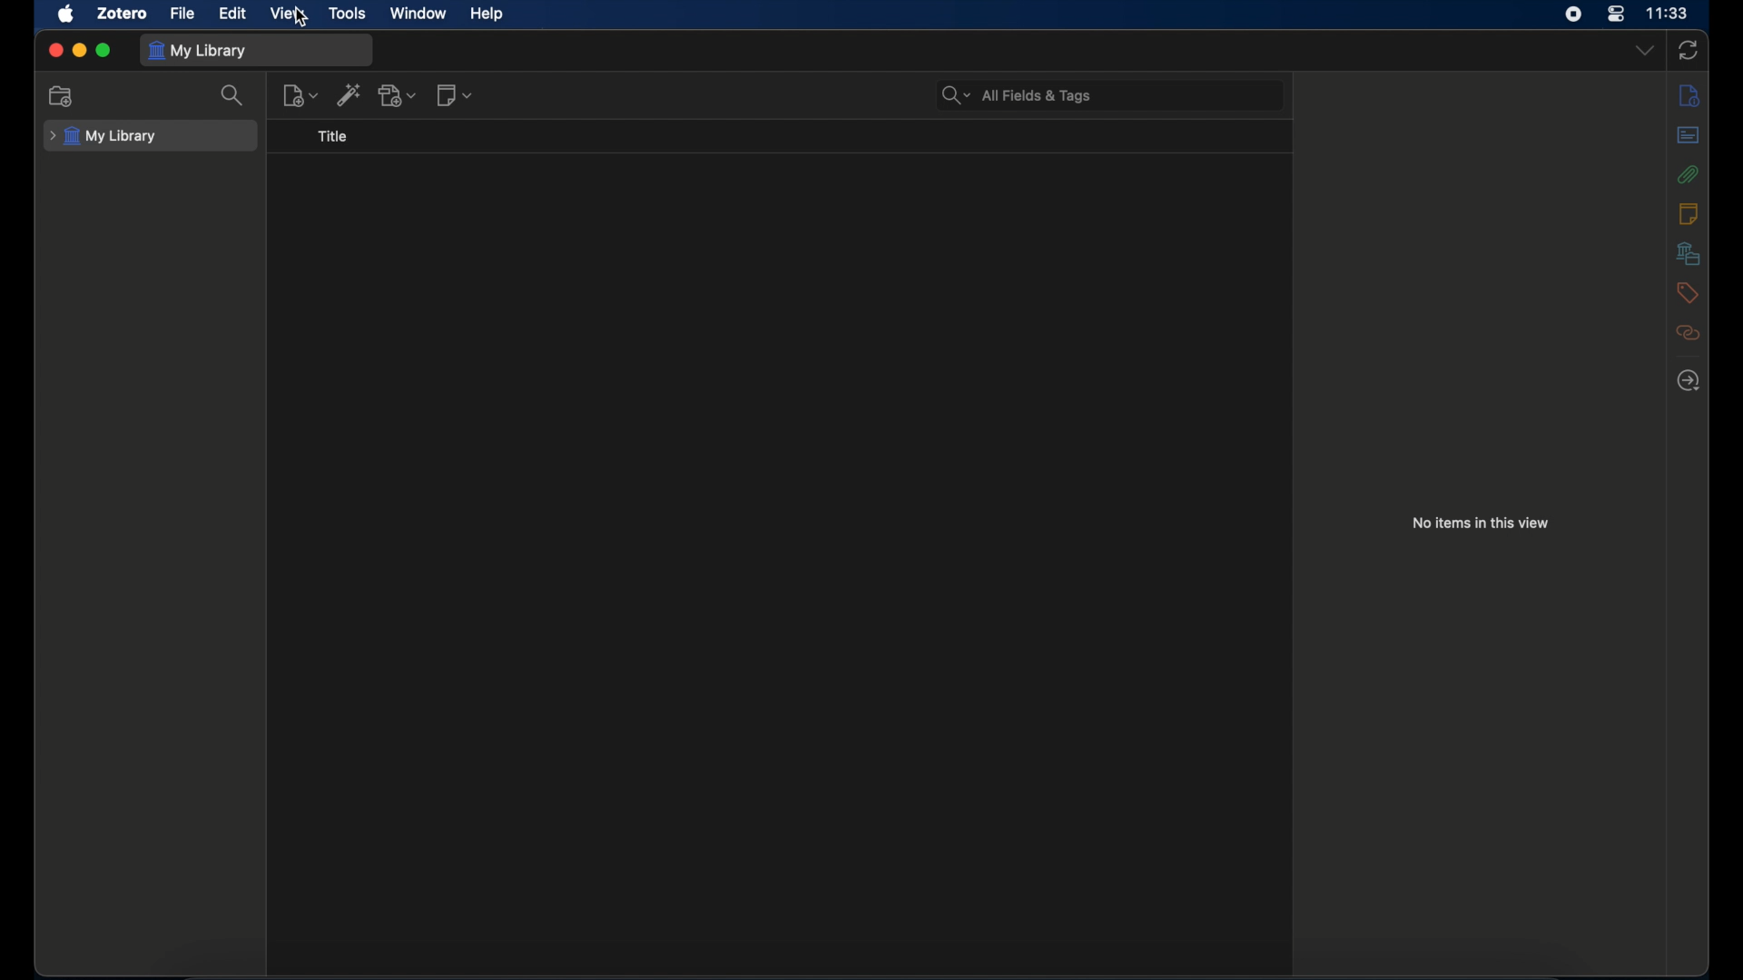 The width and height of the screenshot is (1743, 980). Describe the element at coordinates (350, 13) in the screenshot. I see `tools` at that location.